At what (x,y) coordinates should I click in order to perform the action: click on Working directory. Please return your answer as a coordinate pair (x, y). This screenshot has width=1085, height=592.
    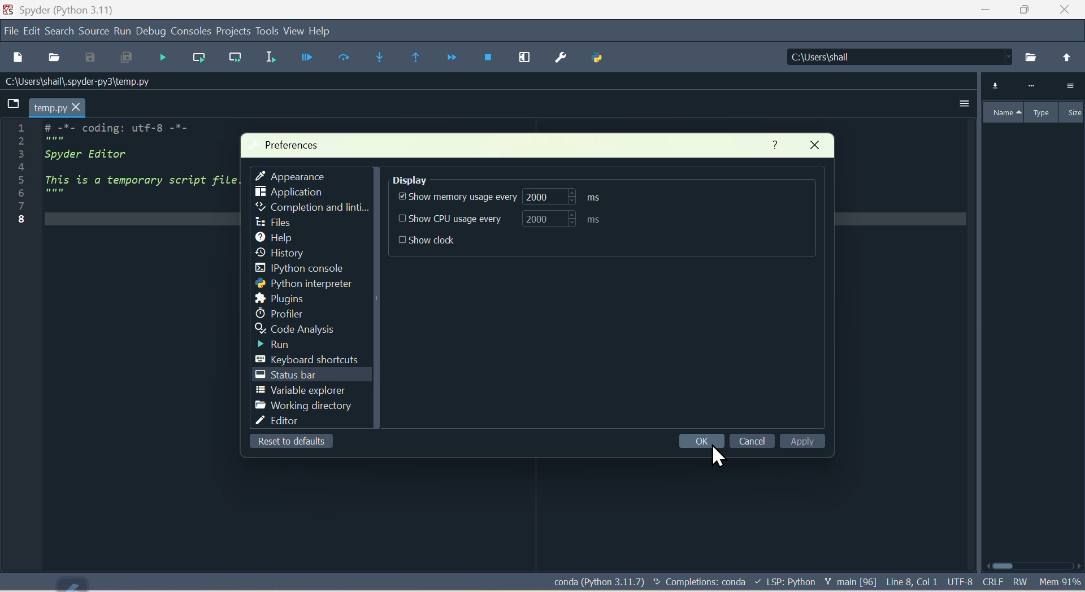
    Looking at the image, I should click on (301, 407).